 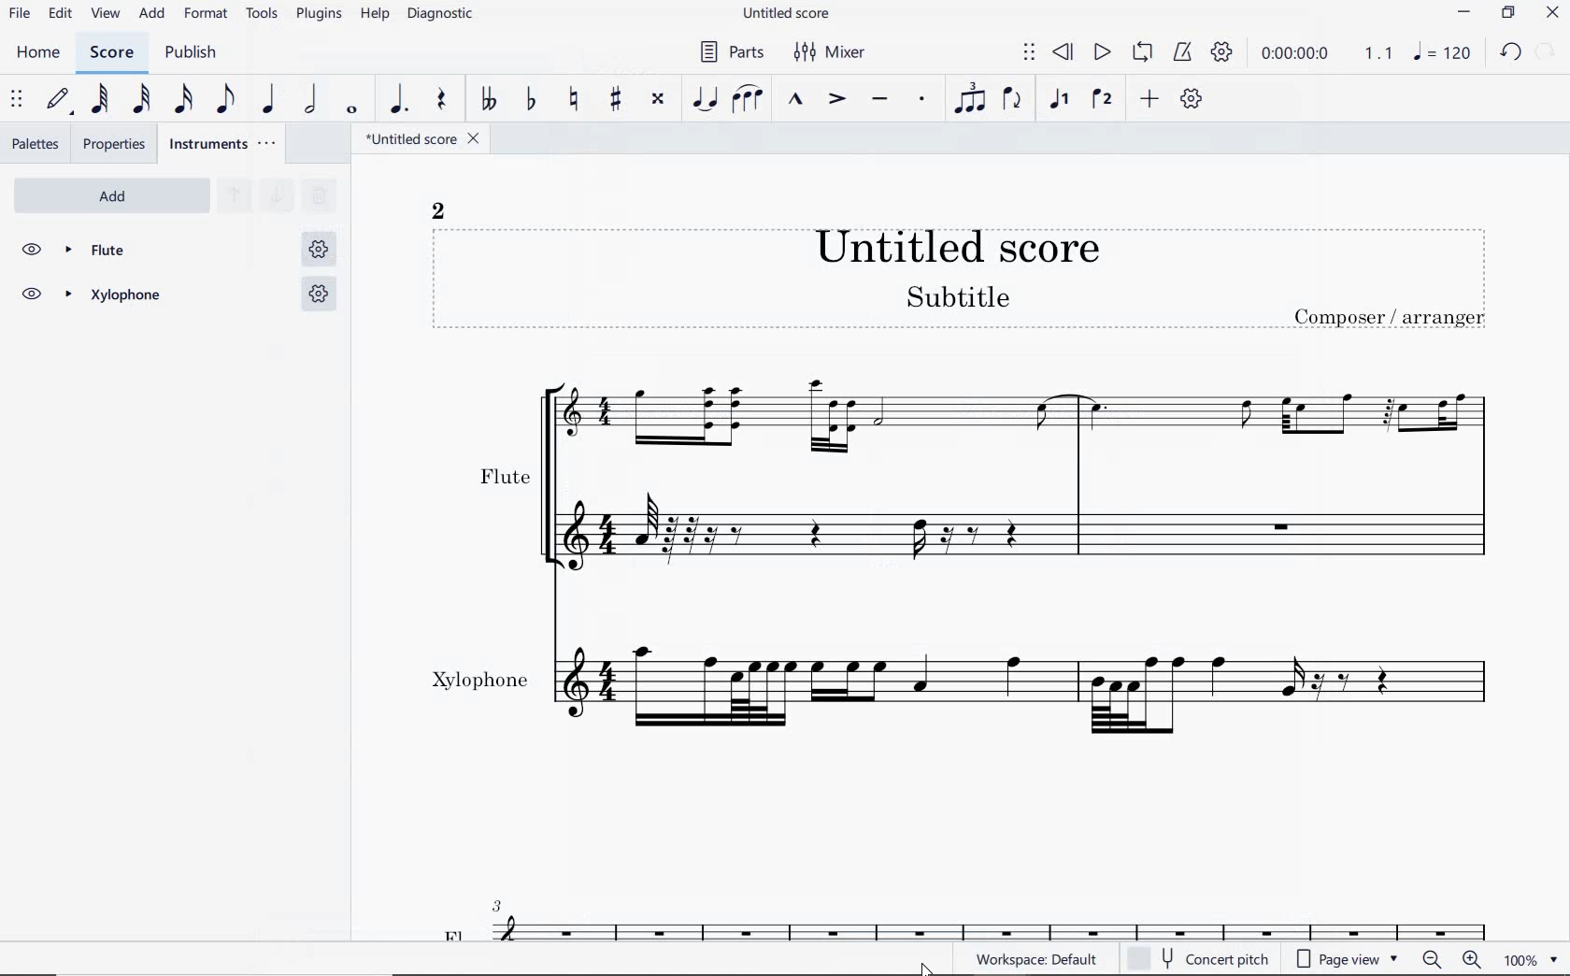 I want to click on TOGGLE SHARP, so click(x=616, y=101).